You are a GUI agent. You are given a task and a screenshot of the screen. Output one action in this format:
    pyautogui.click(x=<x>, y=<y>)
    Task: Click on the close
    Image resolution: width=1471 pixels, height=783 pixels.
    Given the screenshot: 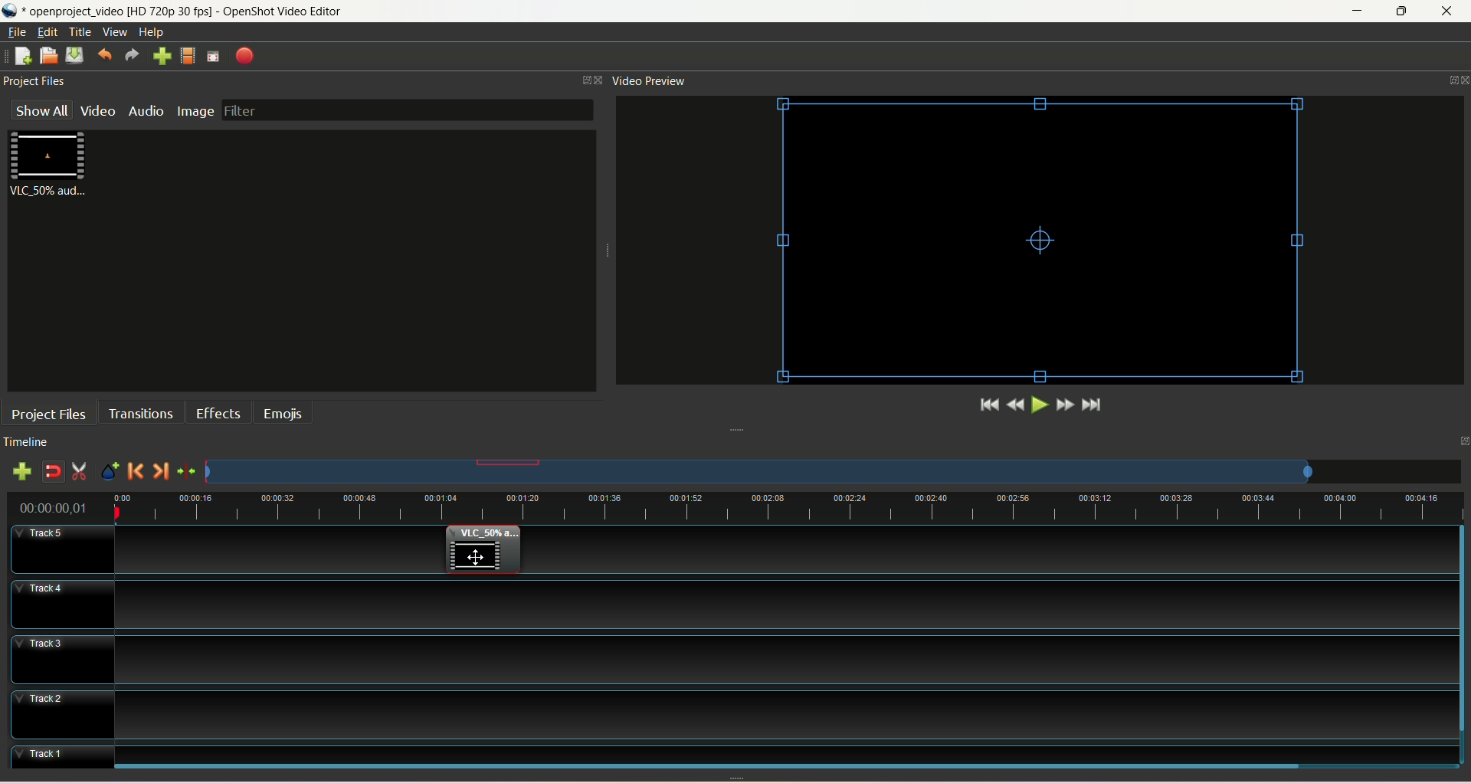 What is the action you would take?
    pyautogui.click(x=1446, y=11)
    